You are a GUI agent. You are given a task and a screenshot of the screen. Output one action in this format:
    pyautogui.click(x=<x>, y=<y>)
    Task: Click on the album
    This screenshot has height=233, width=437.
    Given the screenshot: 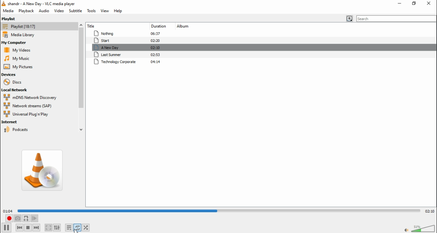 What is the action you would take?
    pyautogui.click(x=183, y=27)
    